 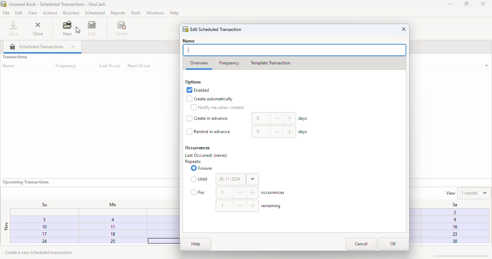 I want to click on 4, so click(x=112, y=219).